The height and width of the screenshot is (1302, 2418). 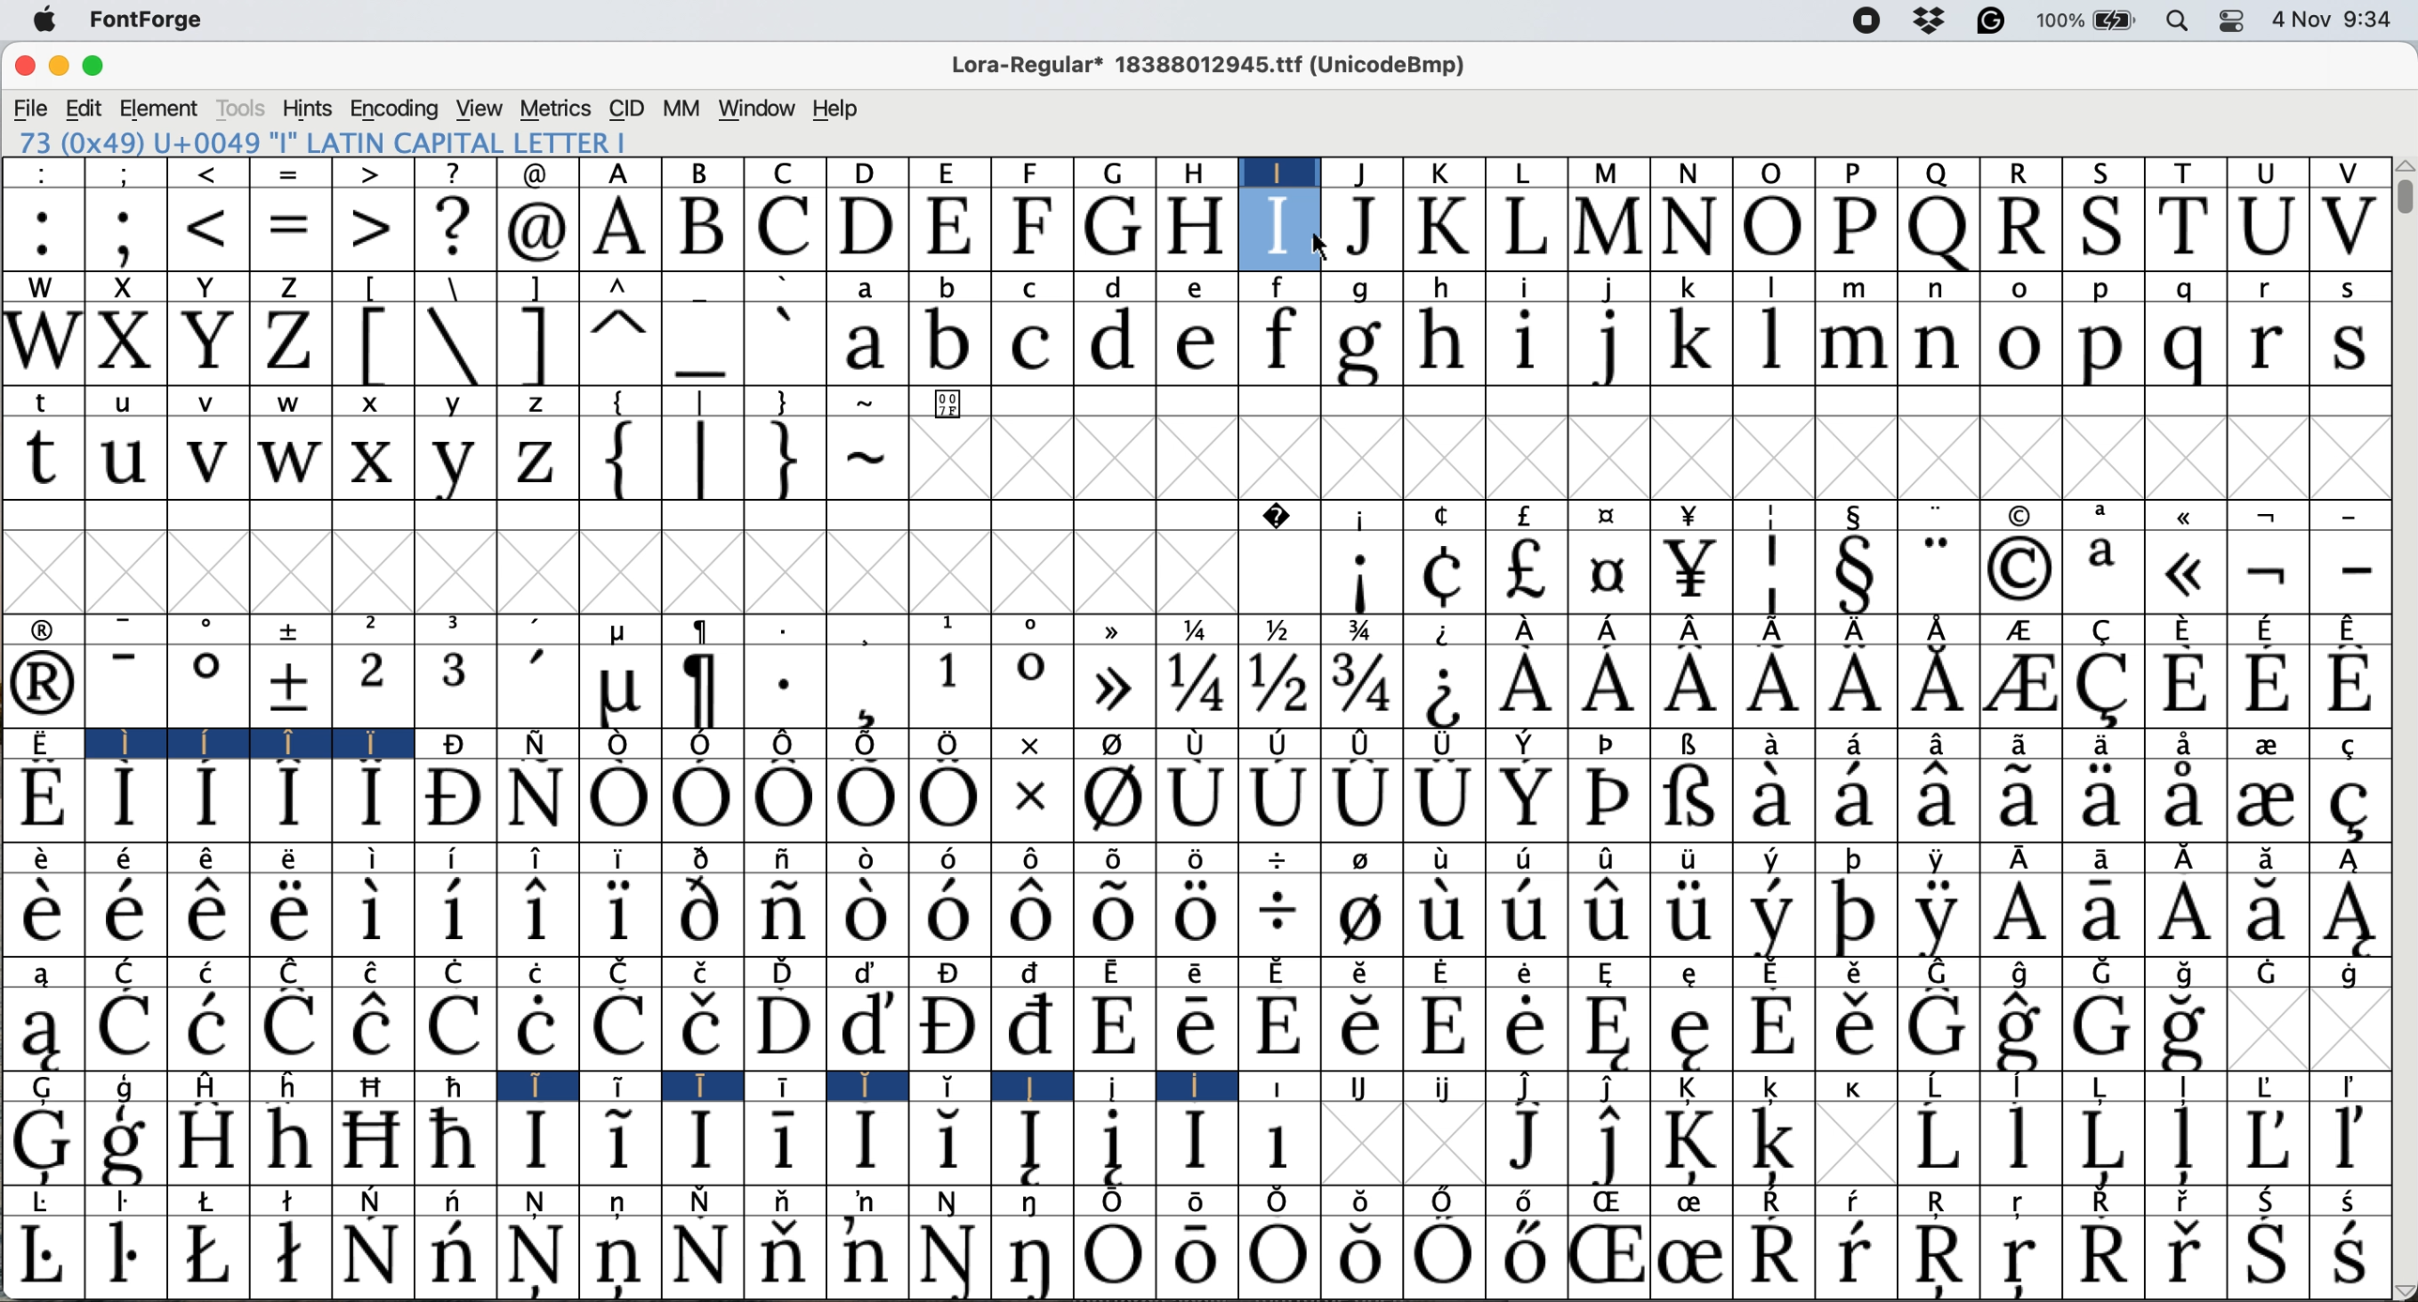 What do you see at coordinates (623, 172) in the screenshot?
I see `A` at bounding box center [623, 172].